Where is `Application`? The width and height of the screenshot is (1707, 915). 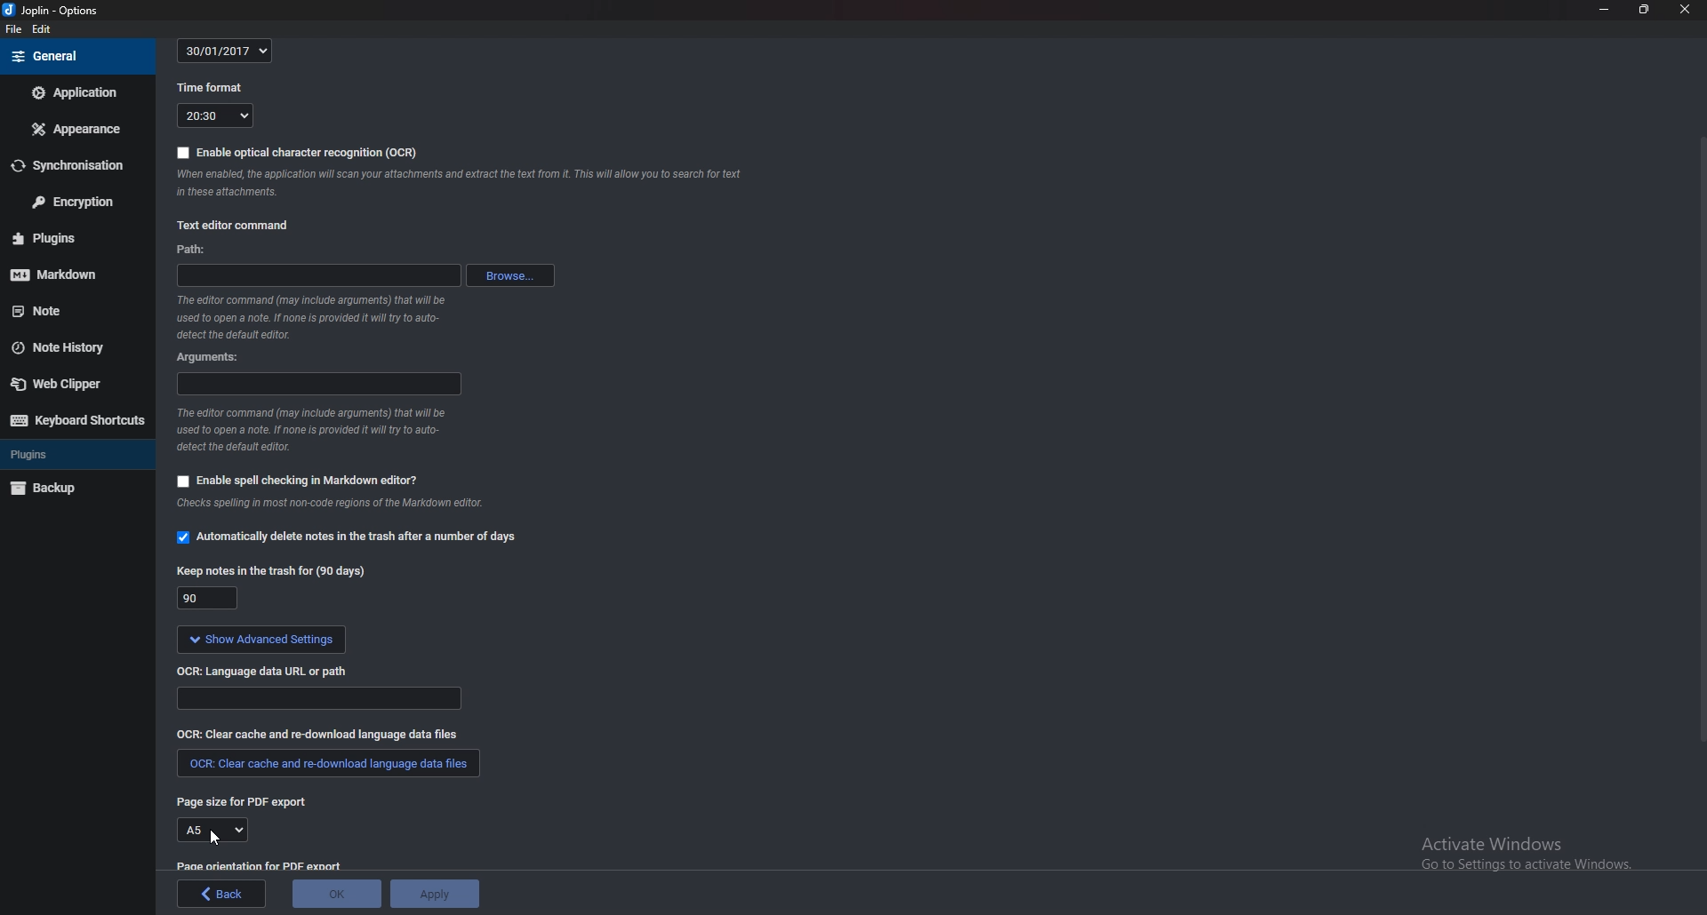
Application is located at coordinates (76, 93).